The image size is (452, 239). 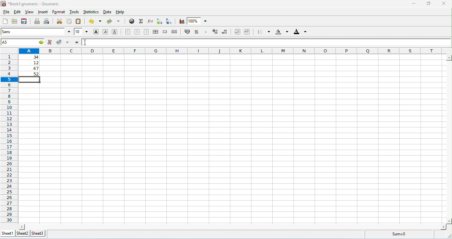 What do you see at coordinates (8, 233) in the screenshot?
I see `sheet1` at bounding box center [8, 233].